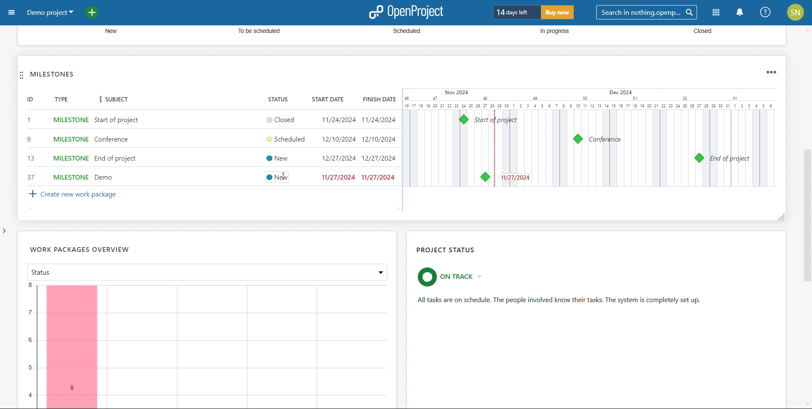  What do you see at coordinates (30, 148) in the screenshot?
I see `set id` at bounding box center [30, 148].